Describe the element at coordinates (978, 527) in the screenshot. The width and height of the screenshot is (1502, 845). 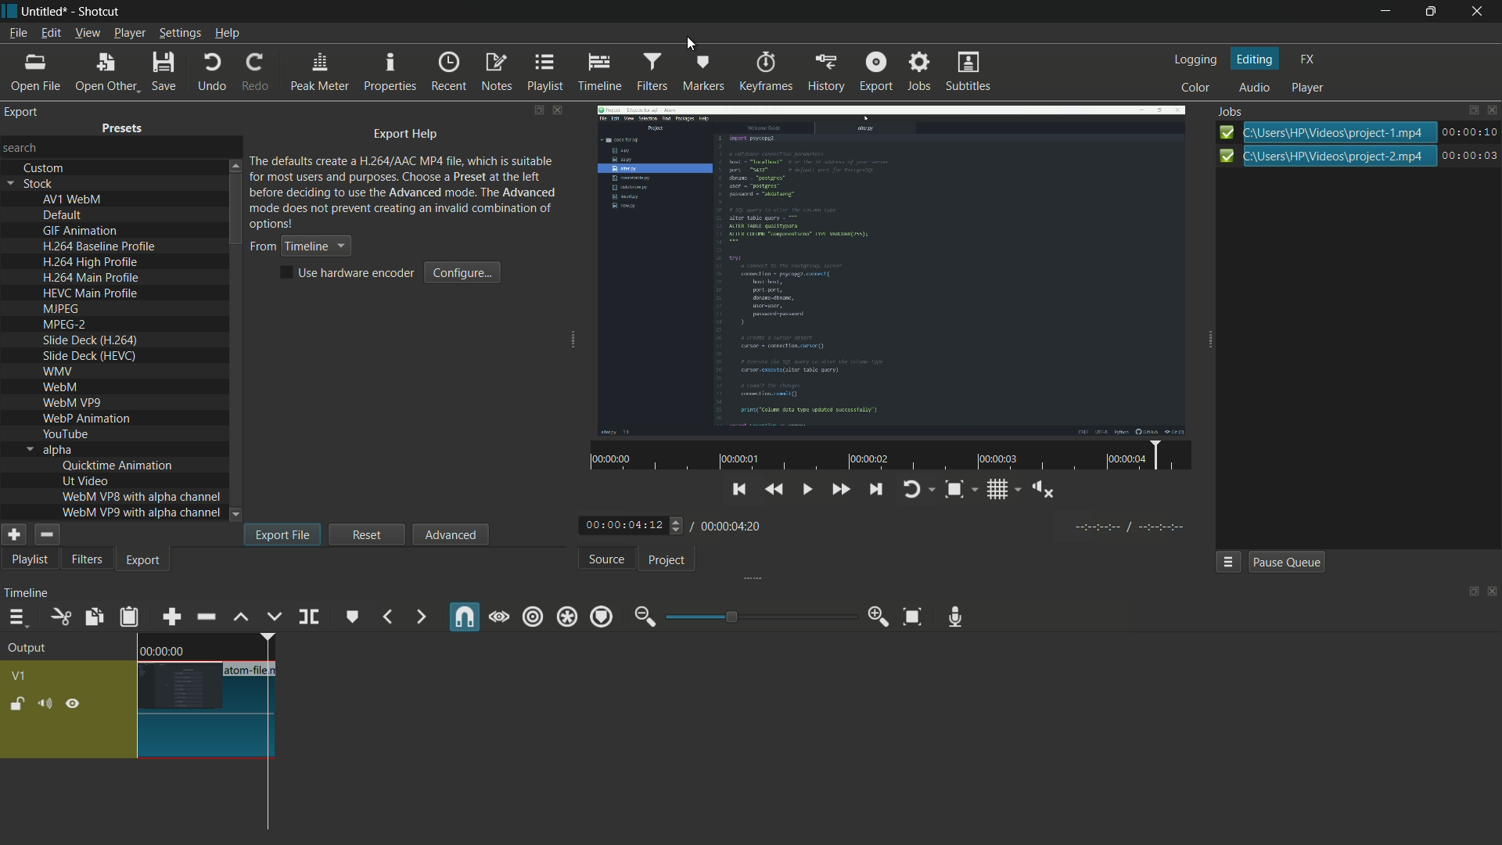
I see `toggle play or pause` at that location.